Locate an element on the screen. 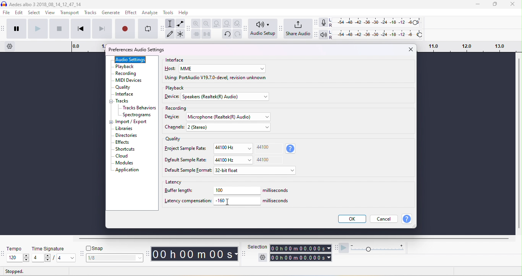 The width and height of the screenshot is (522, 276). latency compensation is located at coordinates (188, 201).